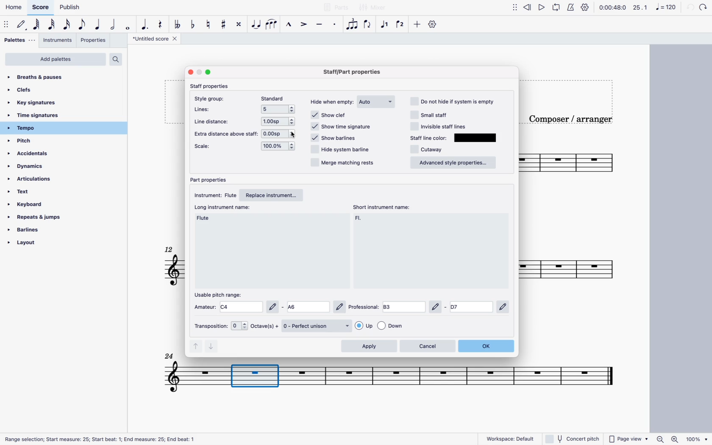  Describe the element at coordinates (342, 149) in the screenshot. I see `hide system barline` at that location.